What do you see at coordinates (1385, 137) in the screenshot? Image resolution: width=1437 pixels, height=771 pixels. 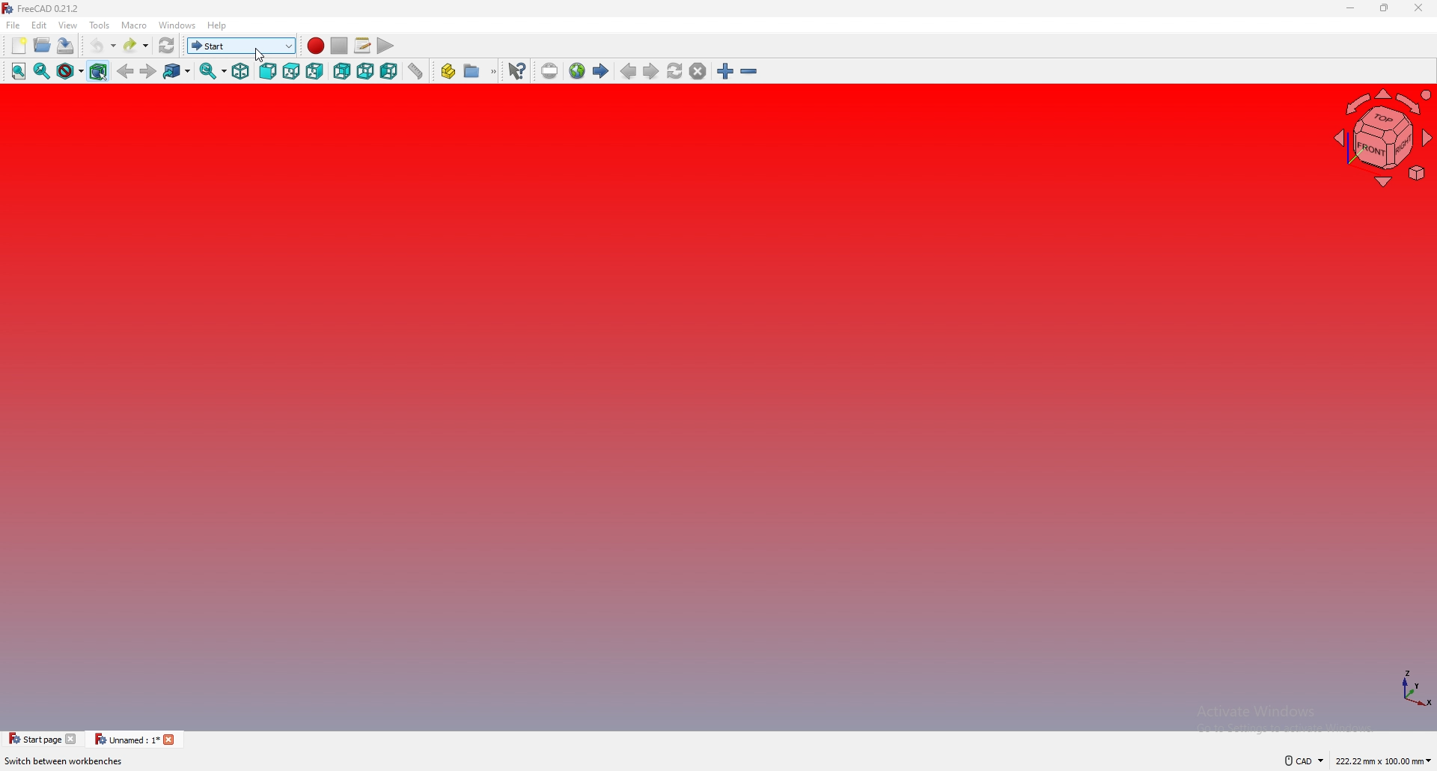 I see `navigating cube` at bounding box center [1385, 137].